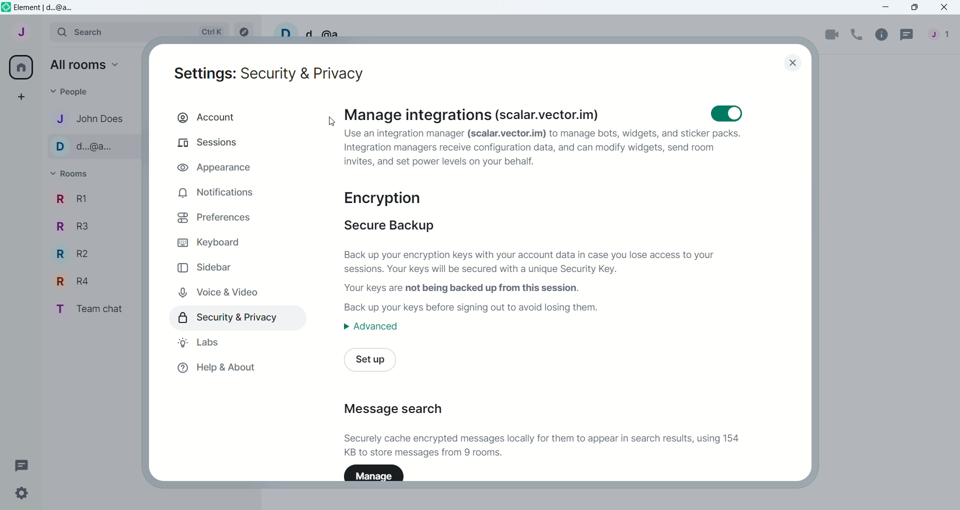 Image resolution: width=960 pixels, height=510 pixels. What do you see at coordinates (832, 35) in the screenshot?
I see `video call` at bounding box center [832, 35].